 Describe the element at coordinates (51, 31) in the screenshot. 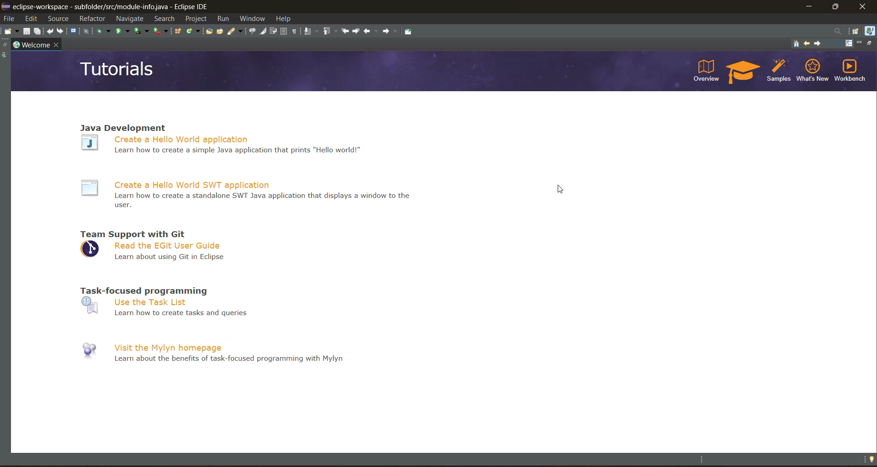

I see `undo` at that location.